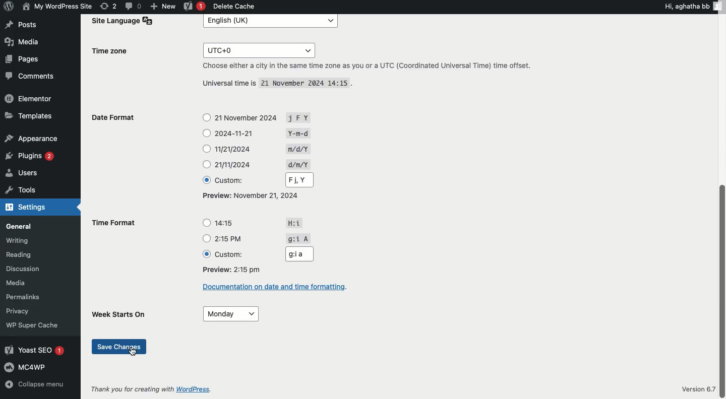 Image resolution: width=726 pixels, height=399 pixels. Describe the element at coordinates (262, 149) in the screenshot. I see `11/21/2024 m/d/Y` at that location.